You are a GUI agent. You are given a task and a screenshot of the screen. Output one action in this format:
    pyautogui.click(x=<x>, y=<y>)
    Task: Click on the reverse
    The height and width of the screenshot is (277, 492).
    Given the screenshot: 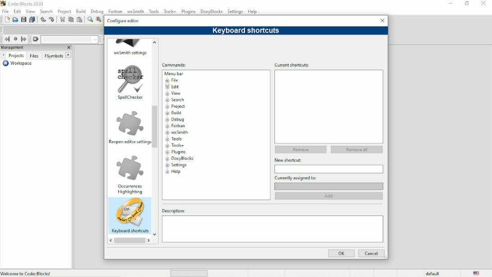 What is the action you would take?
    pyautogui.click(x=110, y=241)
    